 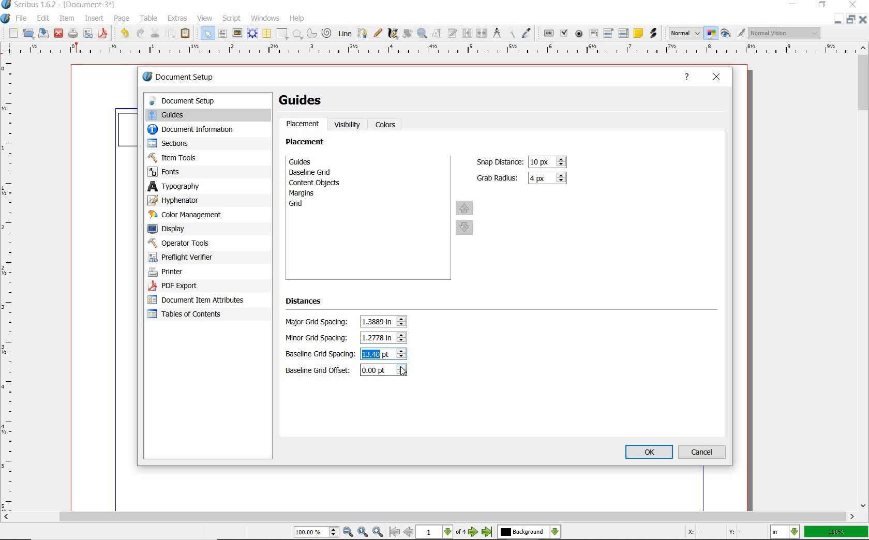 What do you see at coordinates (864, 19) in the screenshot?
I see `close` at bounding box center [864, 19].